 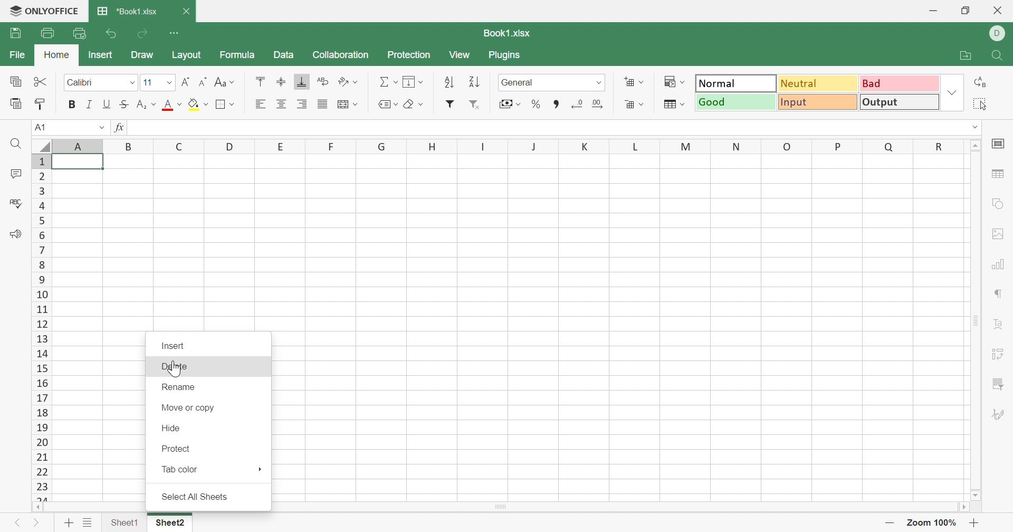 I want to click on ONLYOFFICE, so click(x=45, y=9).